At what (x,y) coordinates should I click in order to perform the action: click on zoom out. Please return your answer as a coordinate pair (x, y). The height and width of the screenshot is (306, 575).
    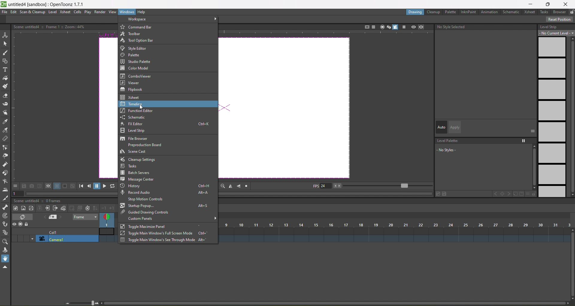
    Looking at the image, I should click on (223, 186).